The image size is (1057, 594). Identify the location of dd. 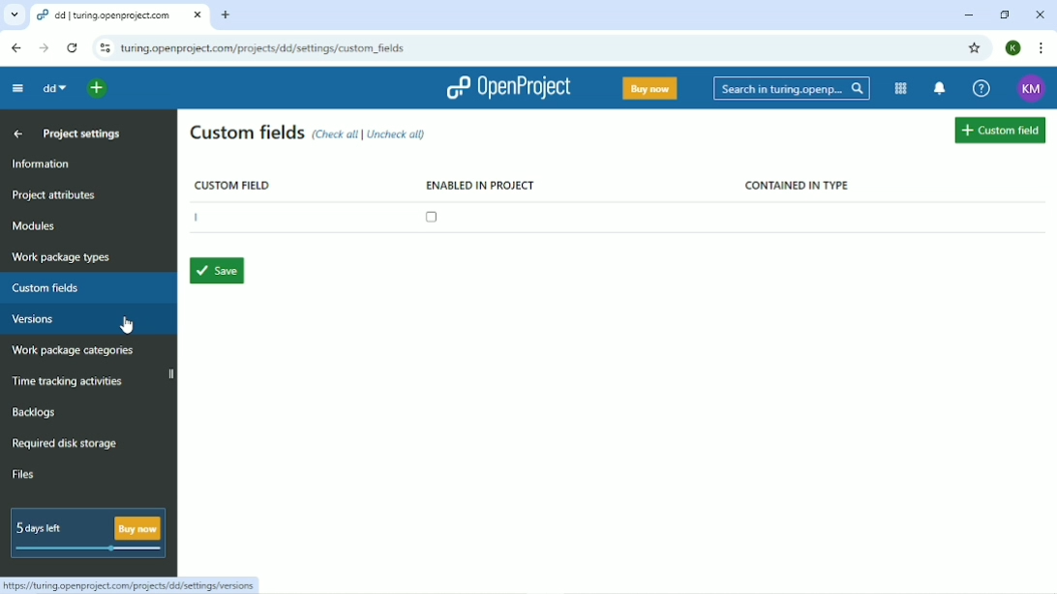
(53, 88).